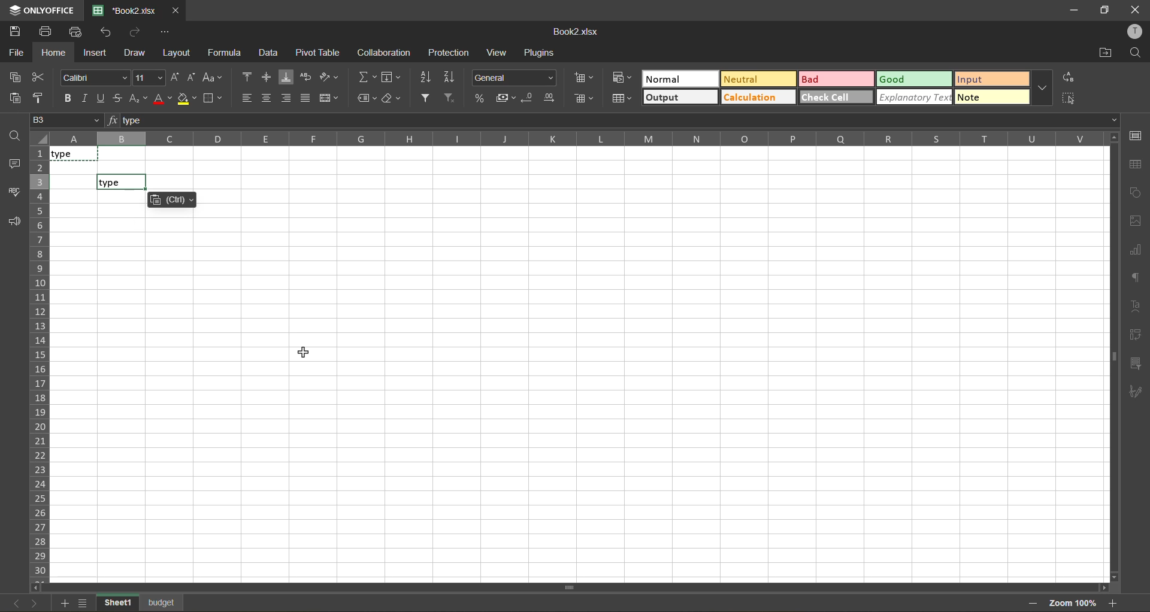 This screenshot has width=1150, height=612. I want to click on next, so click(38, 603).